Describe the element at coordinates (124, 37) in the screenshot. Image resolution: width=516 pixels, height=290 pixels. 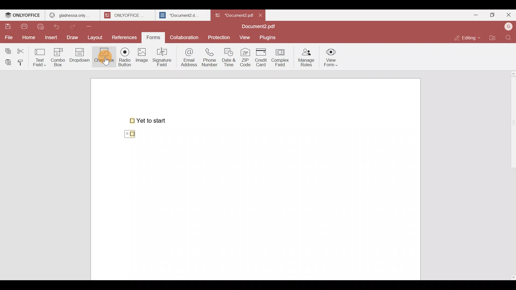
I see `References` at that location.